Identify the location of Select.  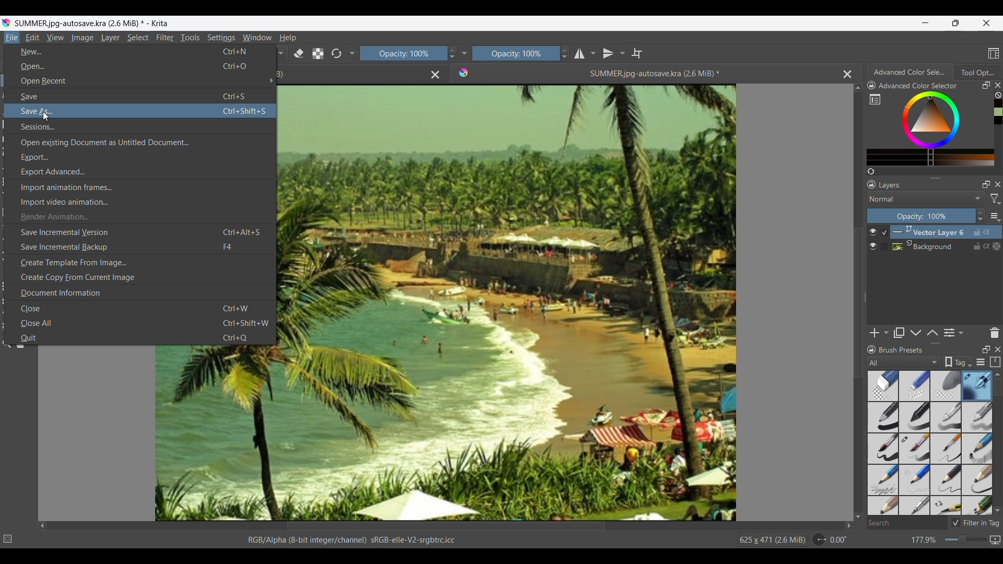
(138, 38).